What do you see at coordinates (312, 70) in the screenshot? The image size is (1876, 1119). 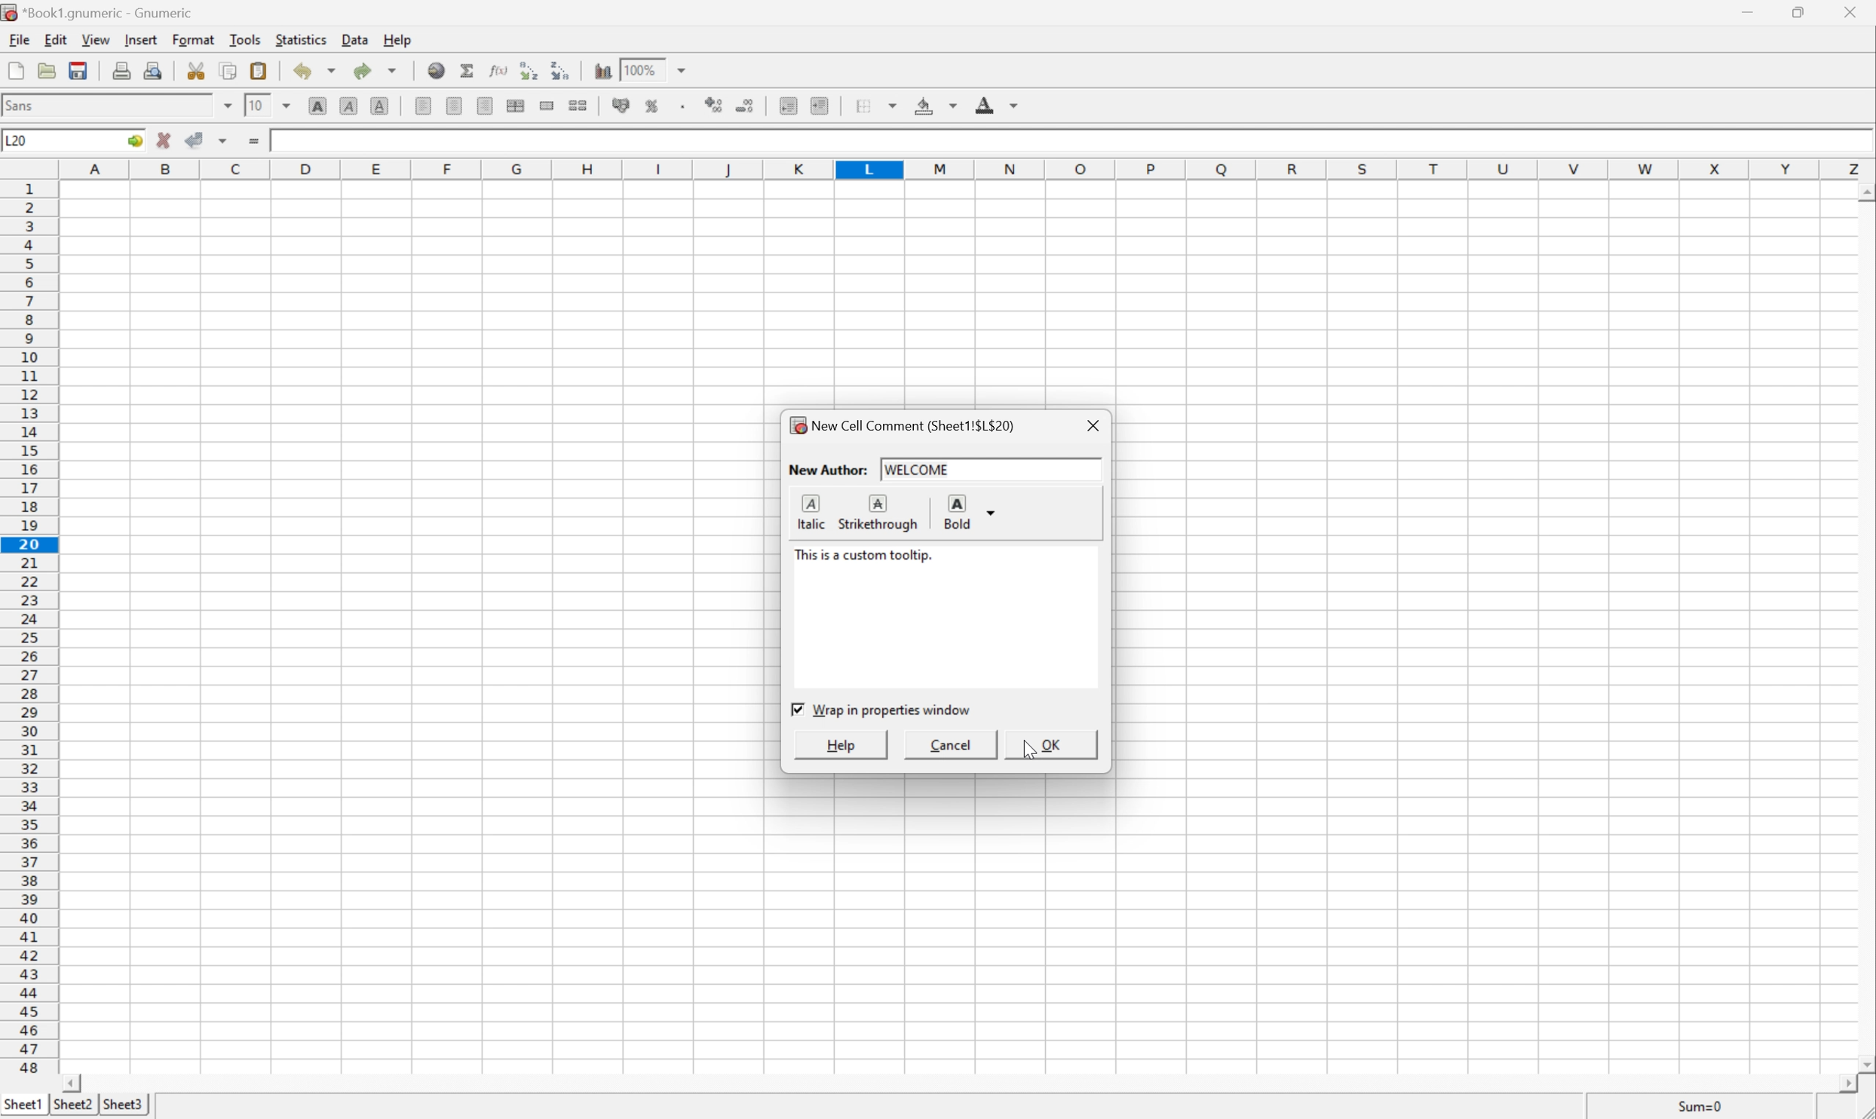 I see `Undo` at bounding box center [312, 70].